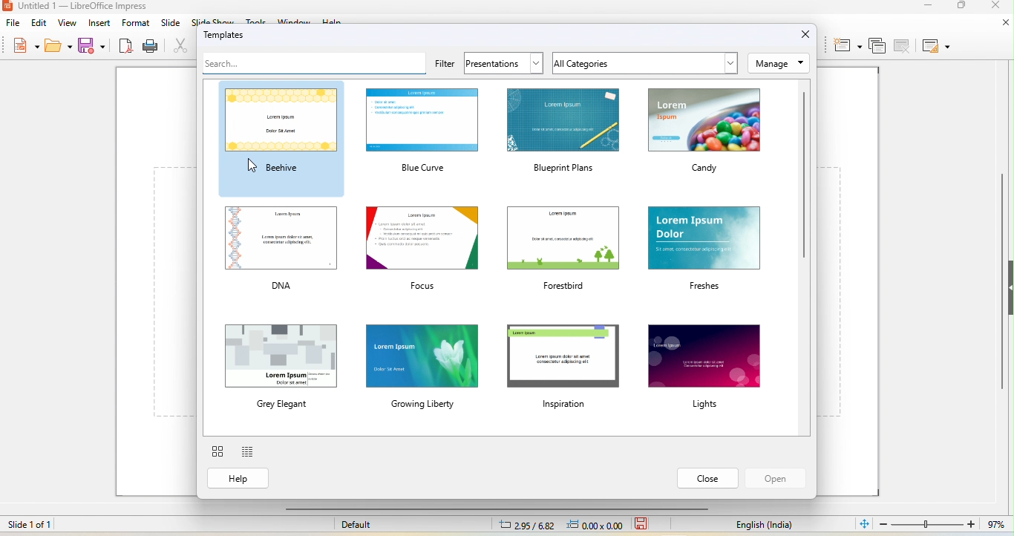 This screenshot has width=1014, height=536. Describe the element at coordinates (59, 45) in the screenshot. I see `open` at that location.